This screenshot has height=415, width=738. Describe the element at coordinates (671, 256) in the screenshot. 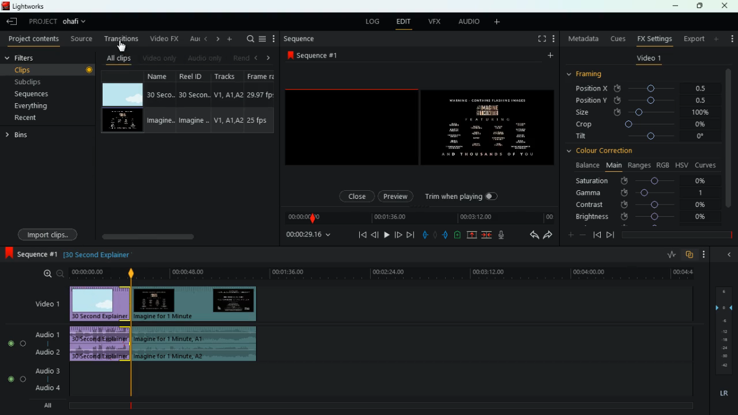

I see `rate` at that location.